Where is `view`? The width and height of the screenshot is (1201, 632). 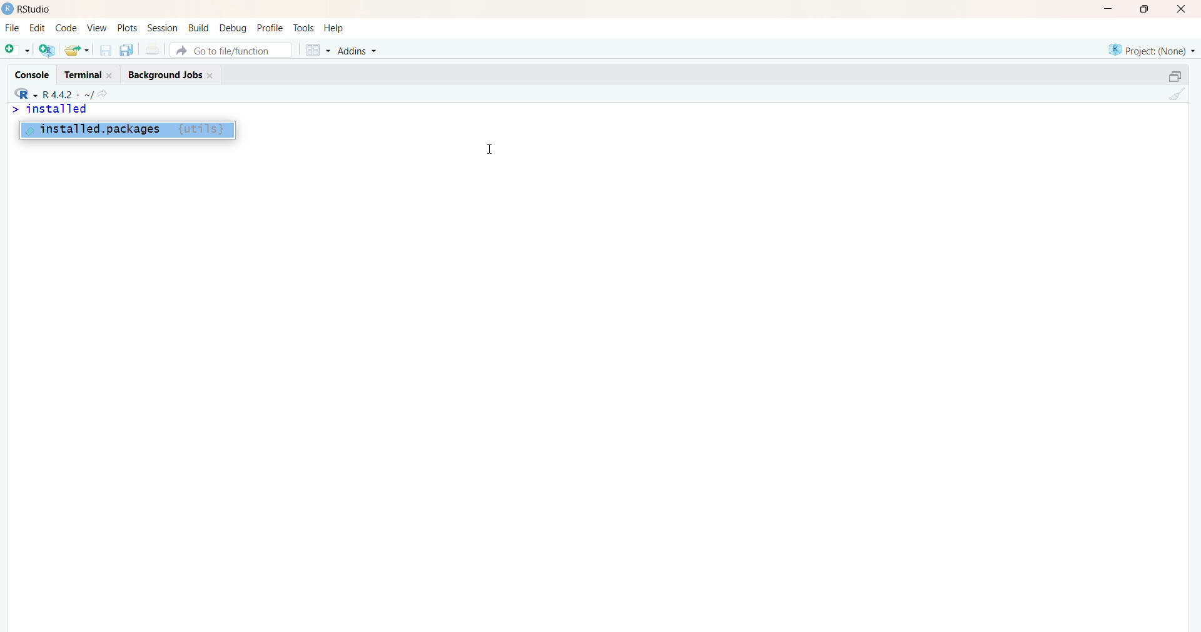 view is located at coordinates (96, 27).